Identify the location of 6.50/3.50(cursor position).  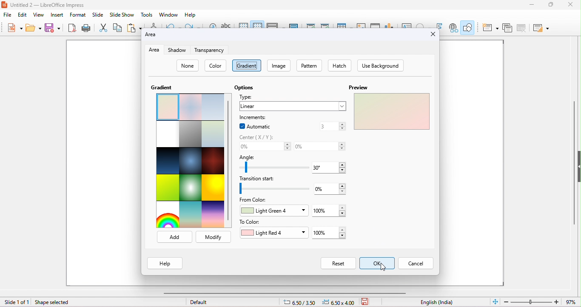
(301, 303).